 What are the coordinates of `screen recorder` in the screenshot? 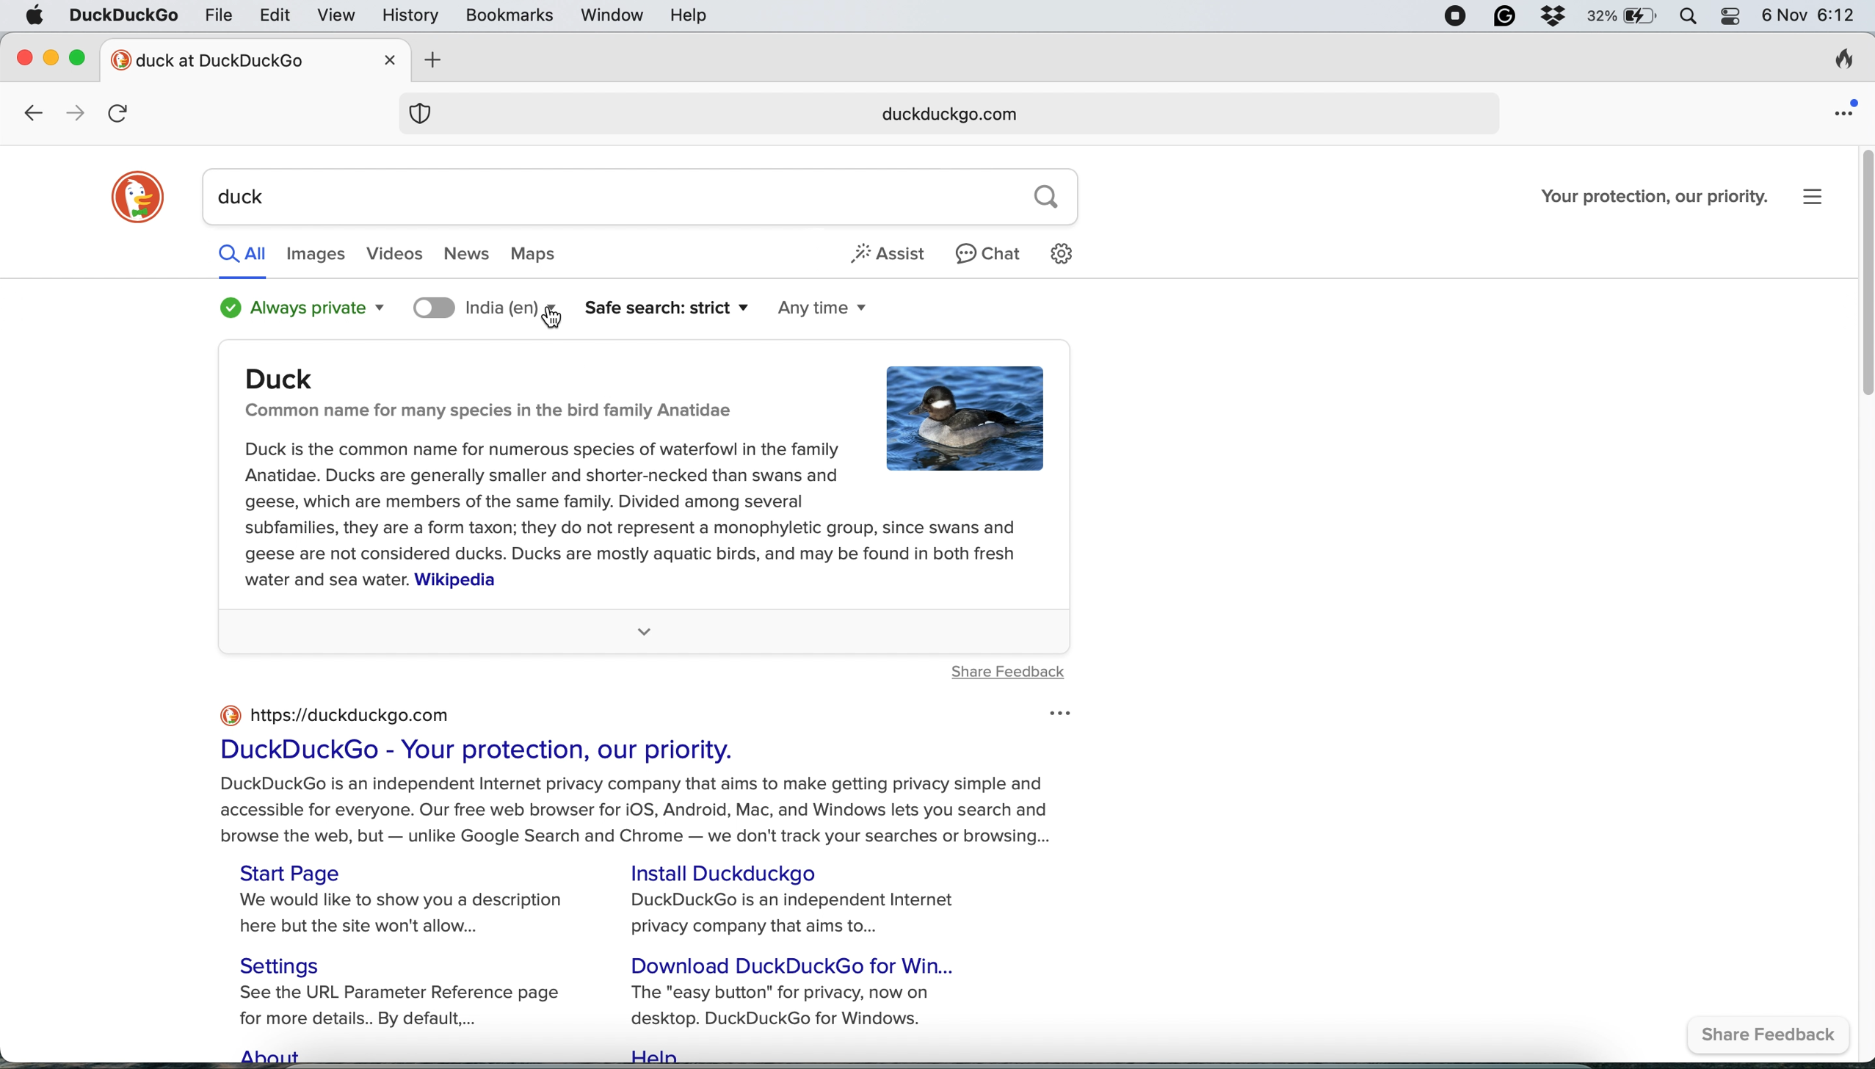 It's located at (1456, 16).